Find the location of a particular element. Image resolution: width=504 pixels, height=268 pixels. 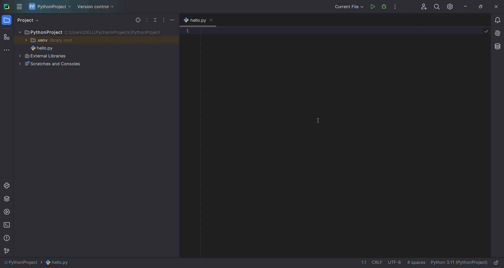

project view is located at coordinates (33, 20).